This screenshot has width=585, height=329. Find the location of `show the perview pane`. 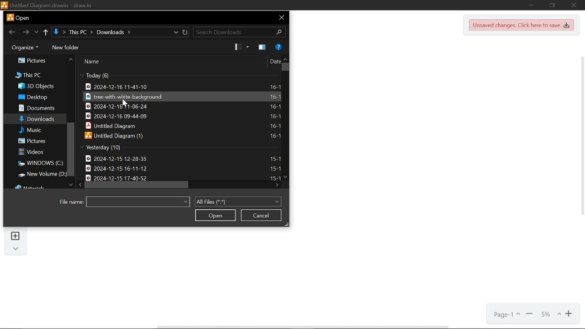

show the perview pane is located at coordinates (262, 48).